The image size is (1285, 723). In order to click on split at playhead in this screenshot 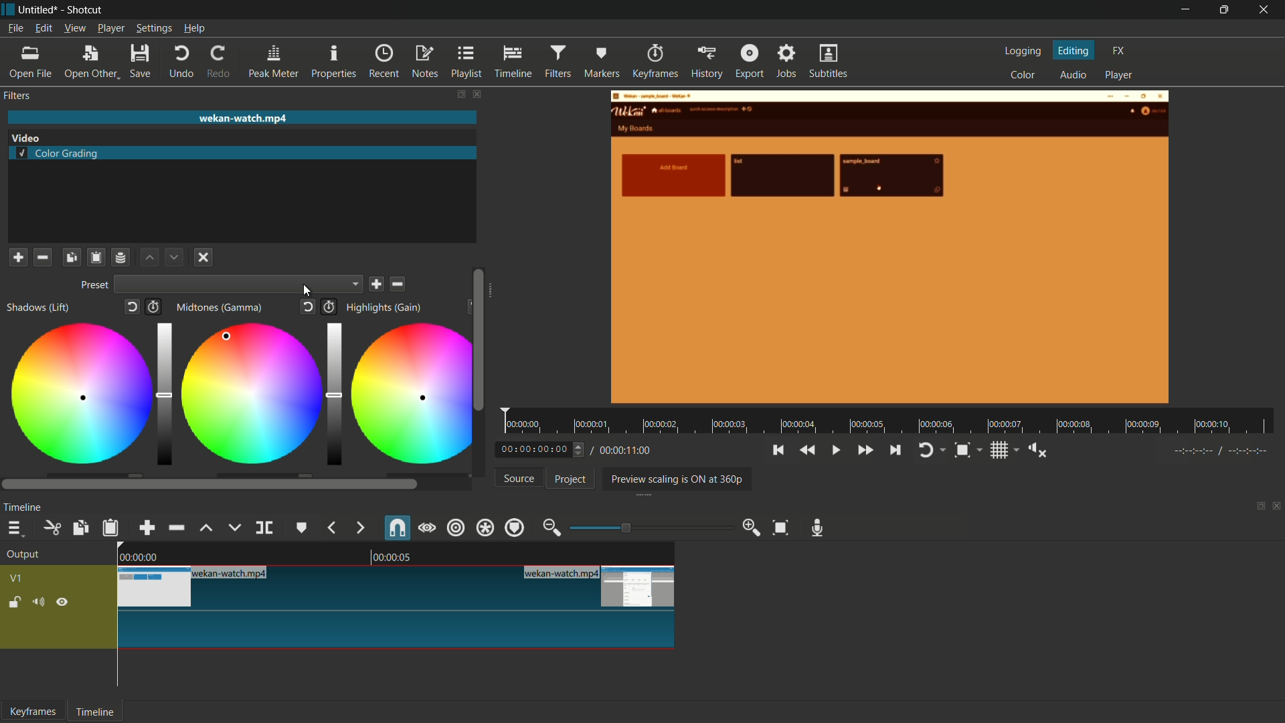, I will do `click(264, 528)`.